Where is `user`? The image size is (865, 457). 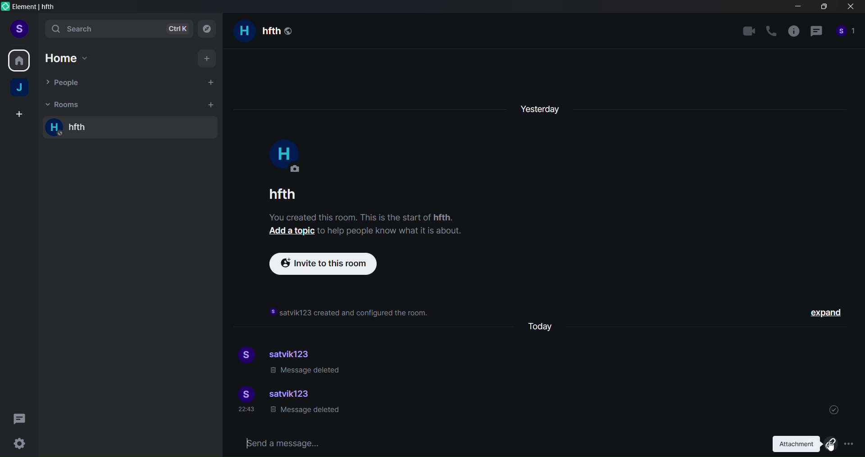 user is located at coordinates (19, 28).